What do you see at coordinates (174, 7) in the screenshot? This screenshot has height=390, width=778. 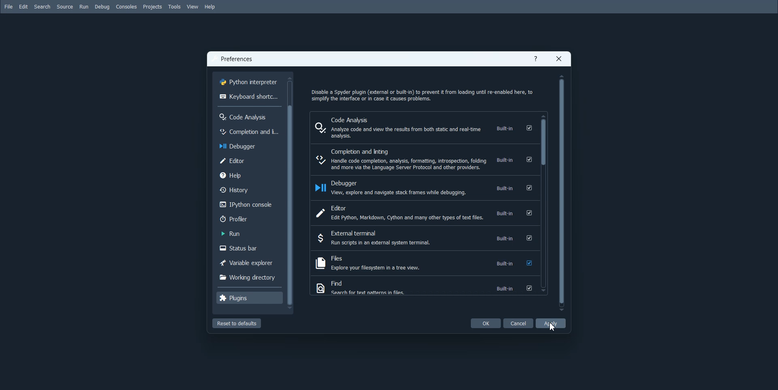 I see `Tools` at bounding box center [174, 7].